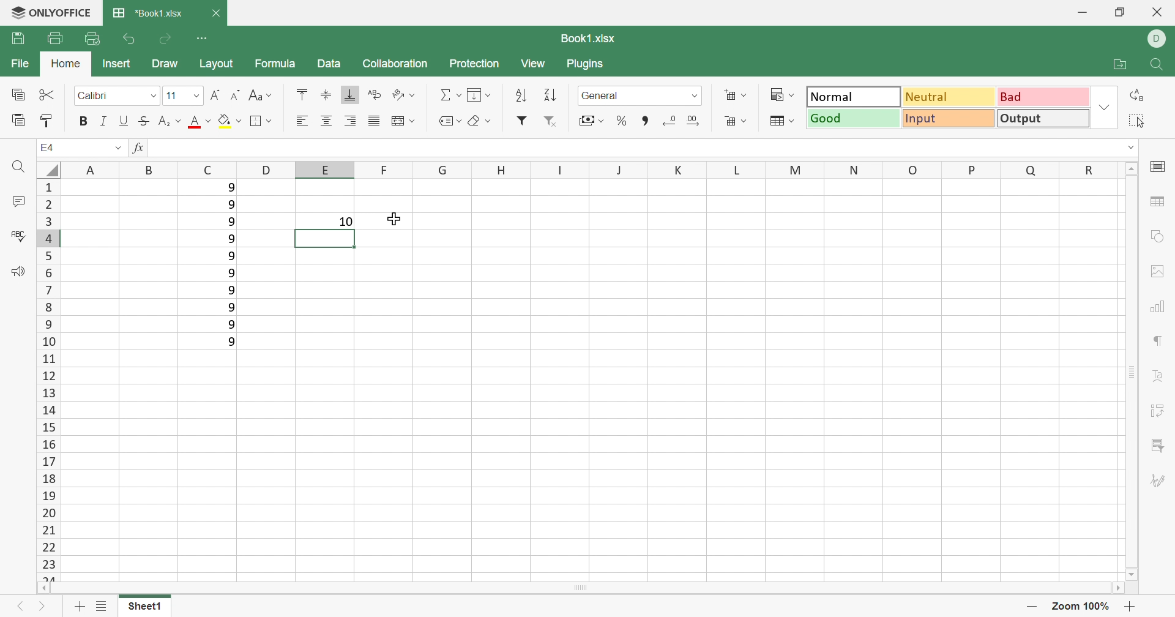  What do you see at coordinates (302, 121) in the screenshot?
I see `Align Left` at bounding box center [302, 121].